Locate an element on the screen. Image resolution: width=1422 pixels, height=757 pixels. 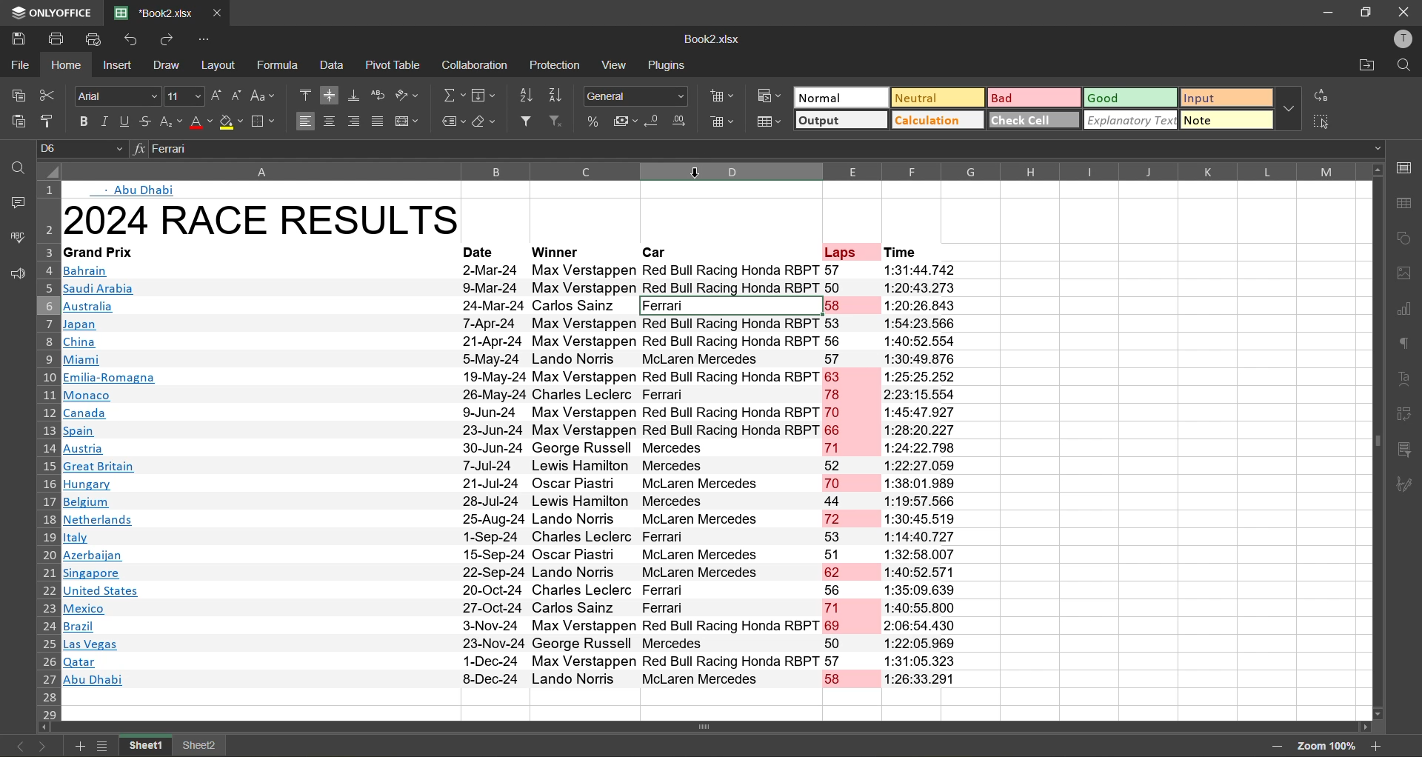
column names is located at coordinates (716, 170).